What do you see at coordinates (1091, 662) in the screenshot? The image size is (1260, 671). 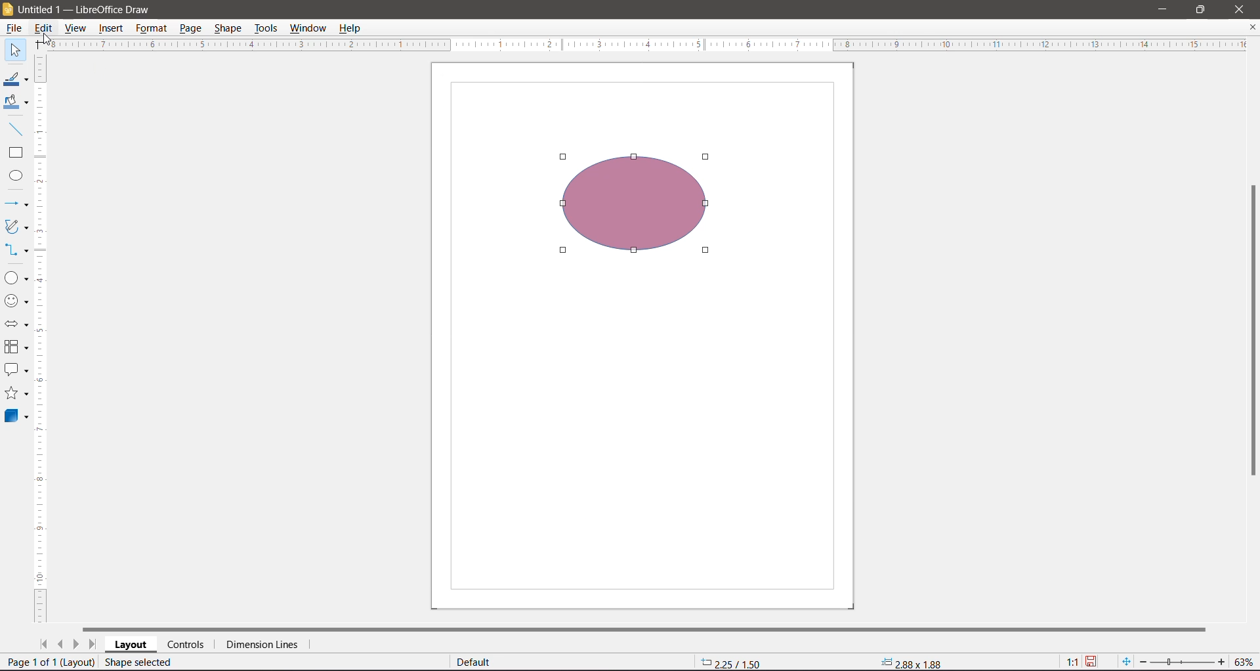 I see `Unsaved changes` at bounding box center [1091, 662].